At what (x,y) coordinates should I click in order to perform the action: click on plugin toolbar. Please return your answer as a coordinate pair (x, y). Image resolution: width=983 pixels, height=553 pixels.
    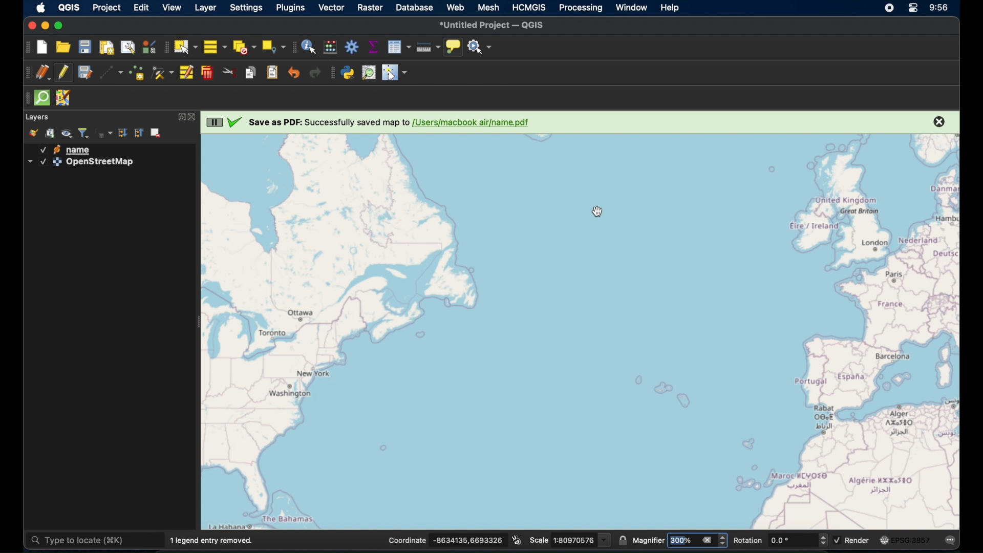
    Looking at the image, I should click on (332, 74).